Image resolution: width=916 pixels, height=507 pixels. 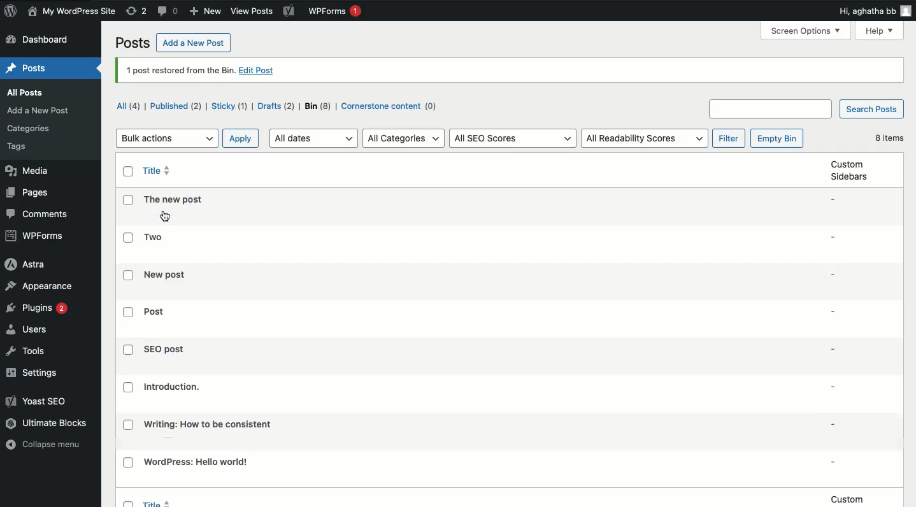 I want to click on apply, so click(x=241, y=138).